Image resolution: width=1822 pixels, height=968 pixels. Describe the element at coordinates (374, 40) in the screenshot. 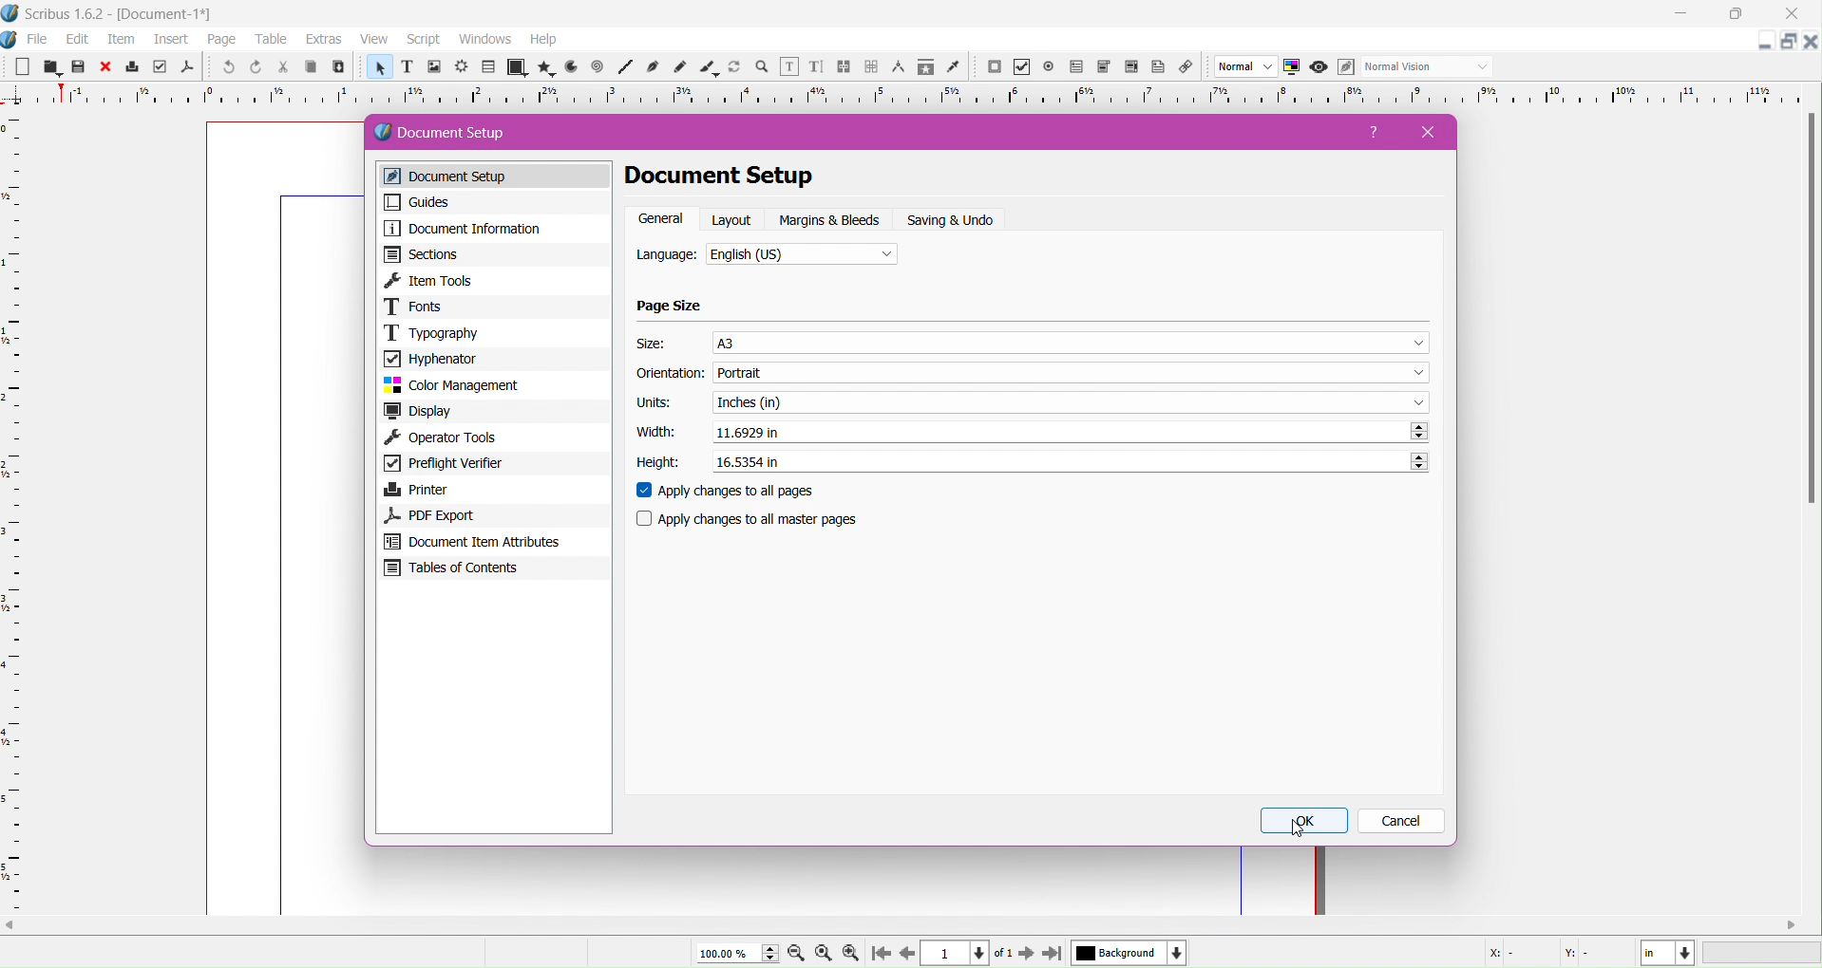

I see `view menu` at that location.